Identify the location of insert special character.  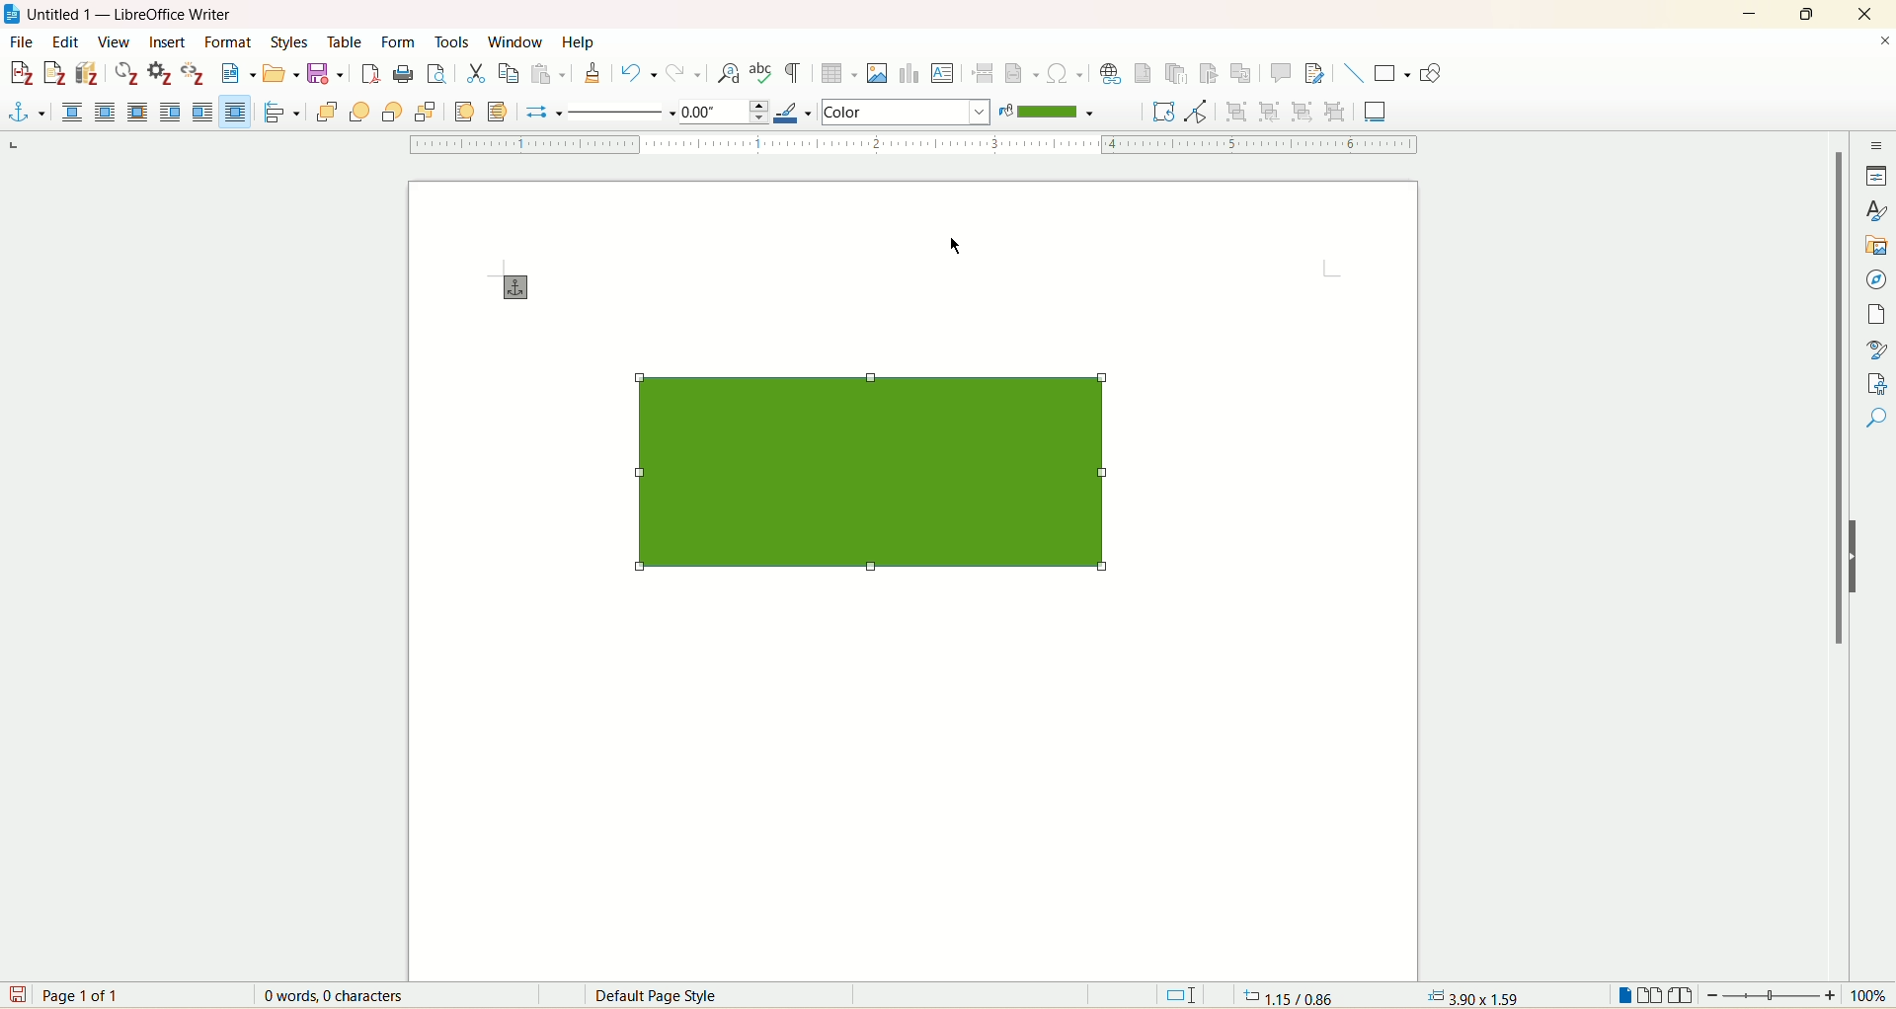
(1066, 73).